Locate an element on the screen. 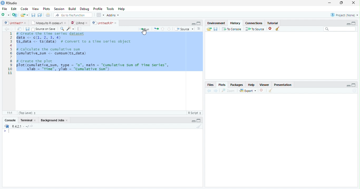 The height and width of the screenshot is (189, 360). Source on save is located at coordinates (44, 29).